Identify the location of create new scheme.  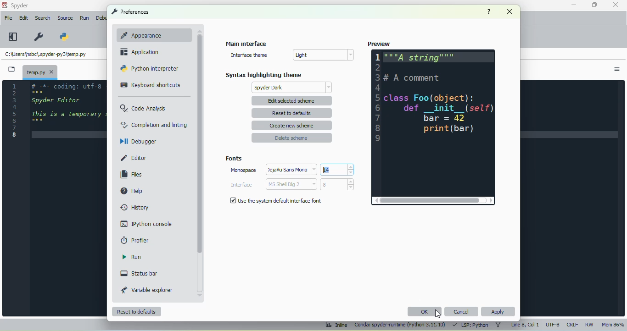
(292, 126).